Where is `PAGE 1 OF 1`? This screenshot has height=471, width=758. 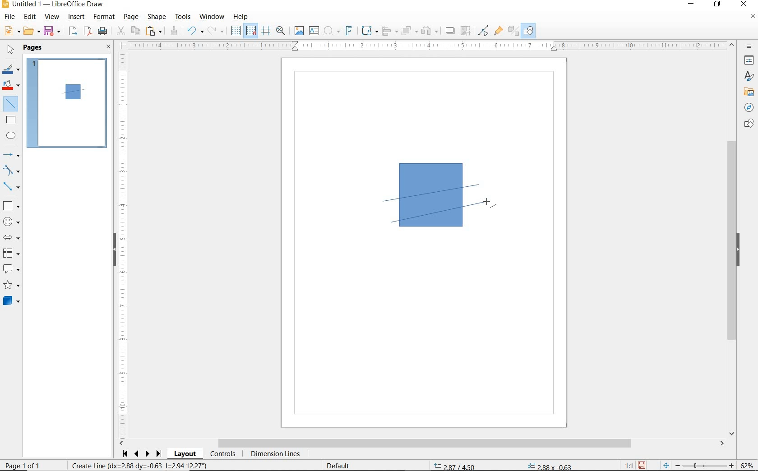 PAGE 1 OF 1 is located at coordinates (32, 466).